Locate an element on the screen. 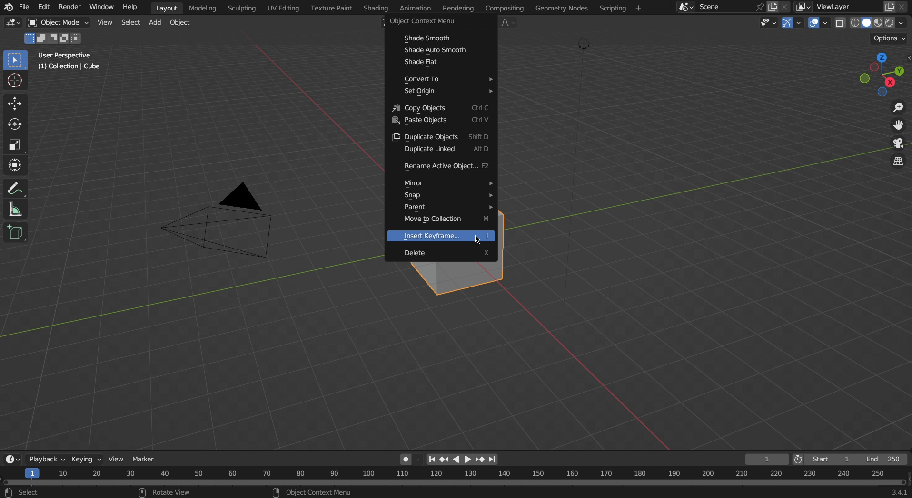  Object Content Menu is located at coordinates (441, 23).